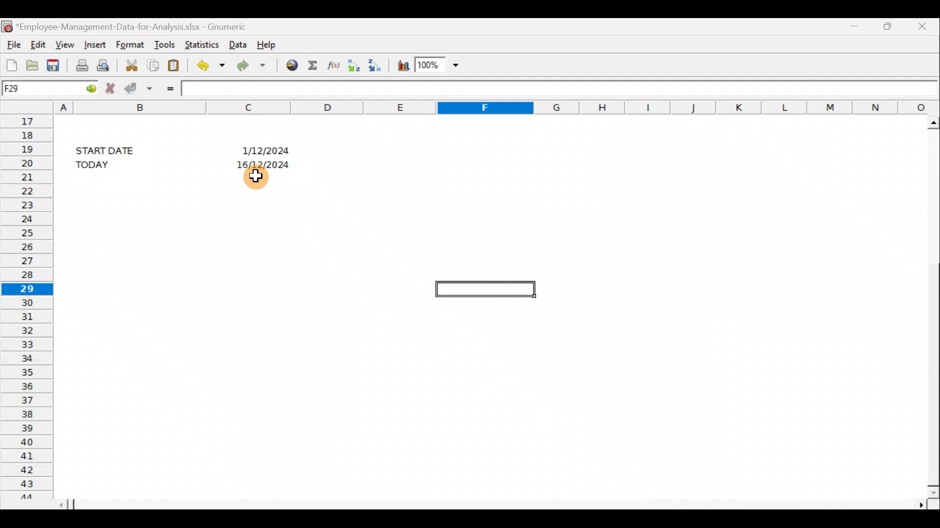  Describe the element at coordinates (209, 64) in the screenshot. I see `Undo last action` at that location.